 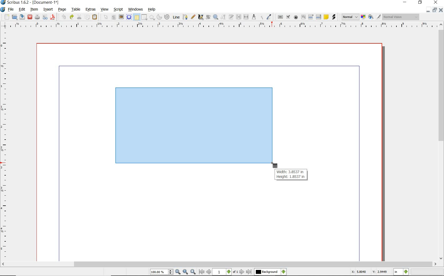 What do you see at coordinates (185, 17) in the screenshot?
I see `bezier curve` at bounding box center [185, 17].